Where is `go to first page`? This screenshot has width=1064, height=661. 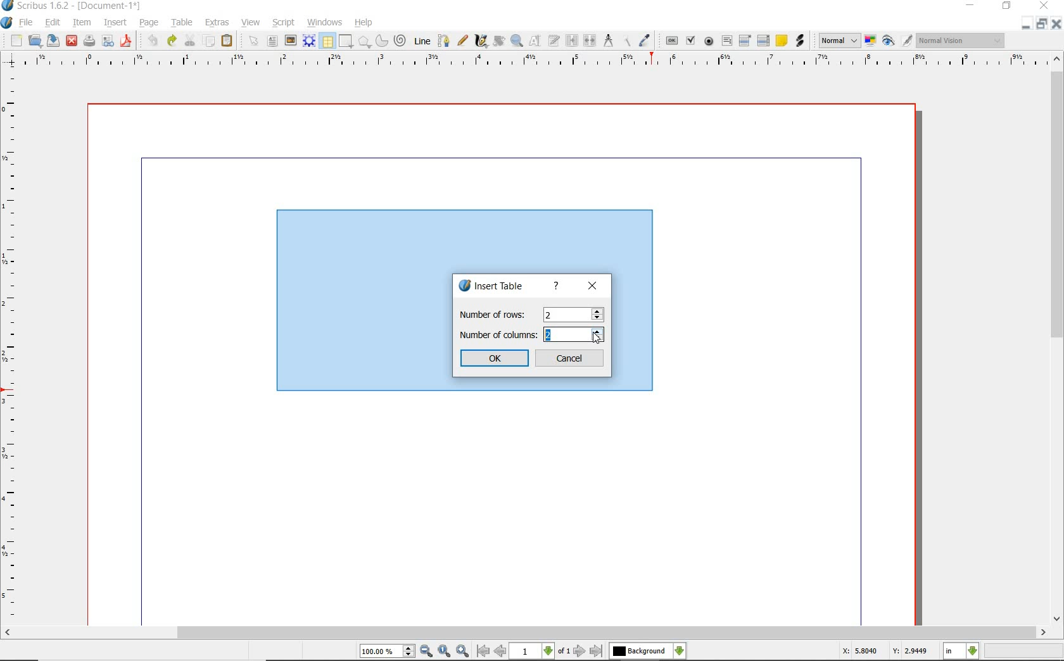
go to first page is located at coordinates (483, 652).